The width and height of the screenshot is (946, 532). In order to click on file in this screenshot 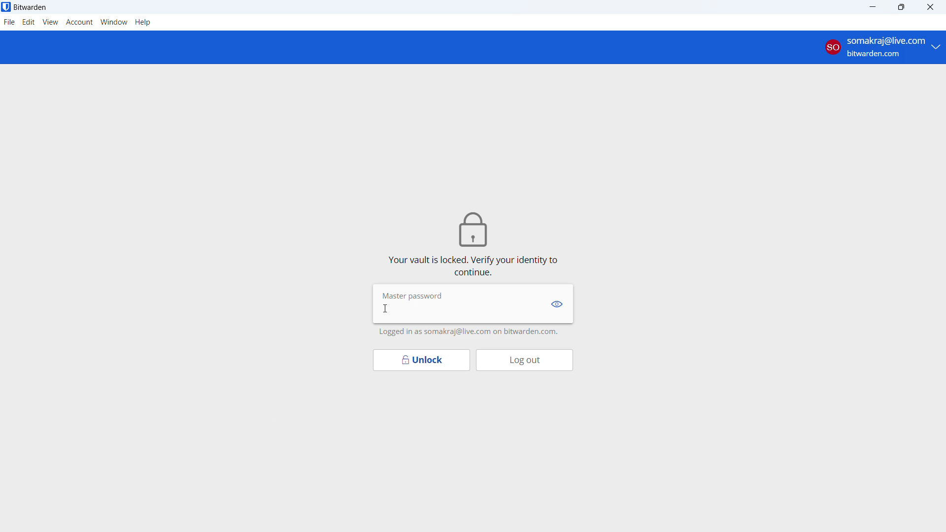, I will do `click(9, 23)`.